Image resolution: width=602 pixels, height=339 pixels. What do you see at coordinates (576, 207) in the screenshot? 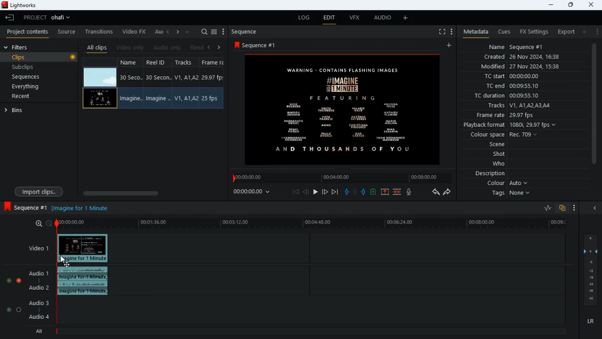
I see `more` at bounding box center [576, 207].